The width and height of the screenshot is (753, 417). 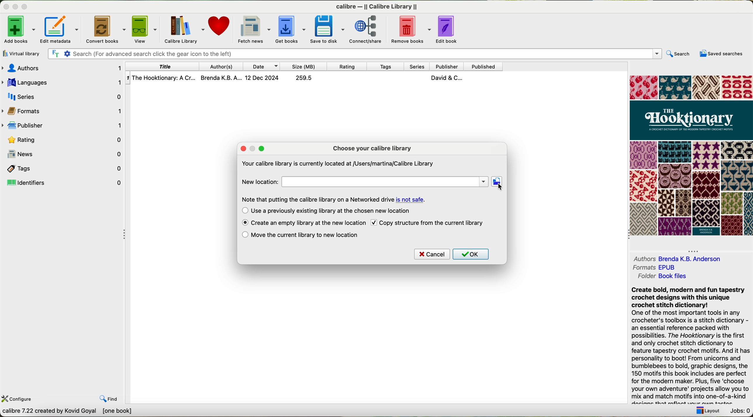 I want to click on click on create an empty library at the new location, so click(x=309, y=222).